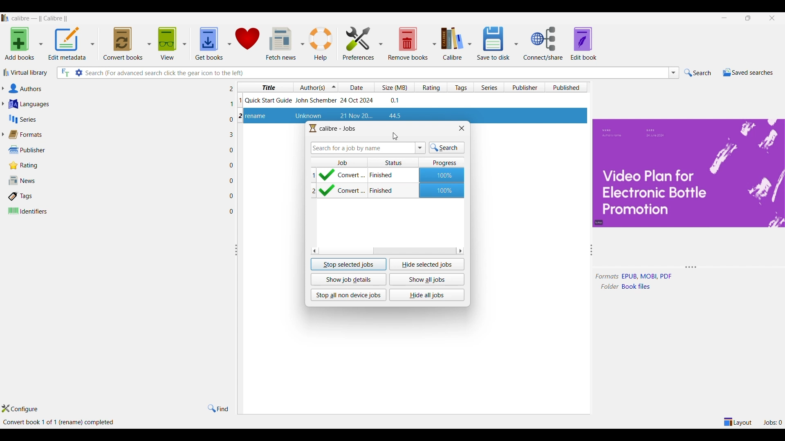 This screenshot has height=441, width=785. What do you see at coordinates (772, 423) in the screenshot?
I see `Jobs change` at bounding box center [772, 423].